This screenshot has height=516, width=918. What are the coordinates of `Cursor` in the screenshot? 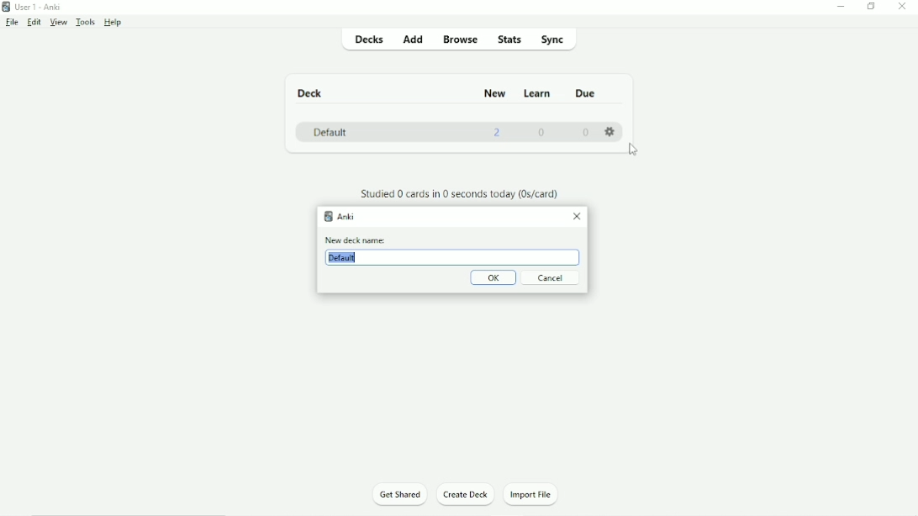 It's located at (636, 150).